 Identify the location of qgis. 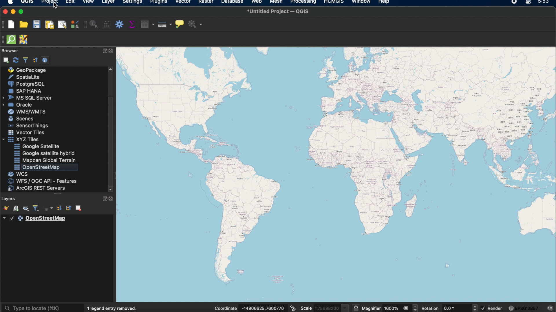
(26, 2).